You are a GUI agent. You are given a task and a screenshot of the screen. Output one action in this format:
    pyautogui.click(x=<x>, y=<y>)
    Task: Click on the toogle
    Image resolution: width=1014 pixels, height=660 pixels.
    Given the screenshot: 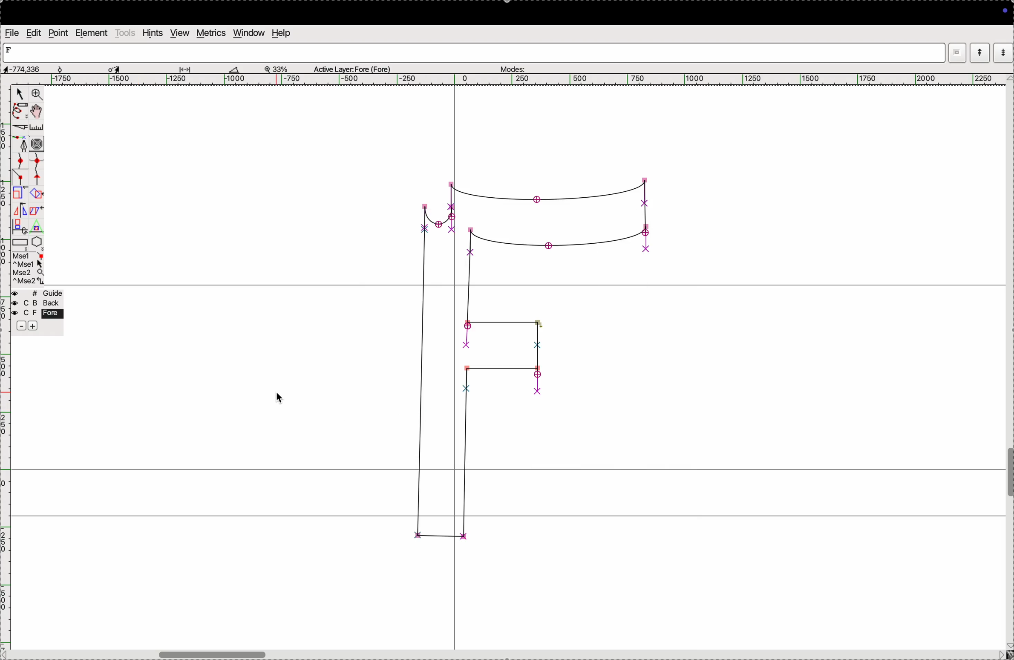 What is the action you would take?
    pyautogui.click(x=230, y=653)
    